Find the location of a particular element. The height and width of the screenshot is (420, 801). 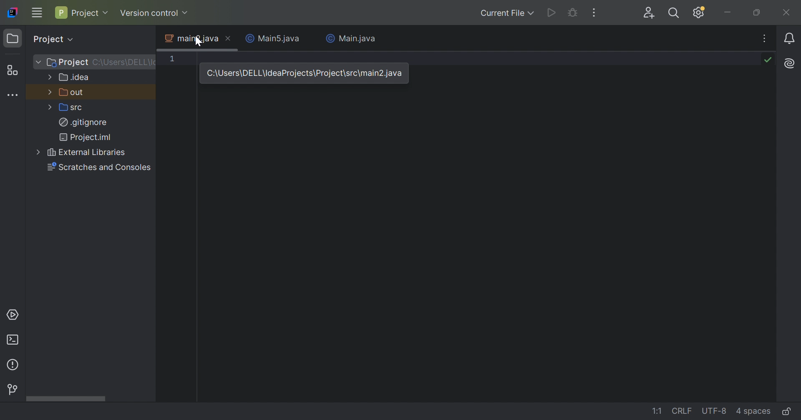

.gitignore is located at coordinates (83, 122).